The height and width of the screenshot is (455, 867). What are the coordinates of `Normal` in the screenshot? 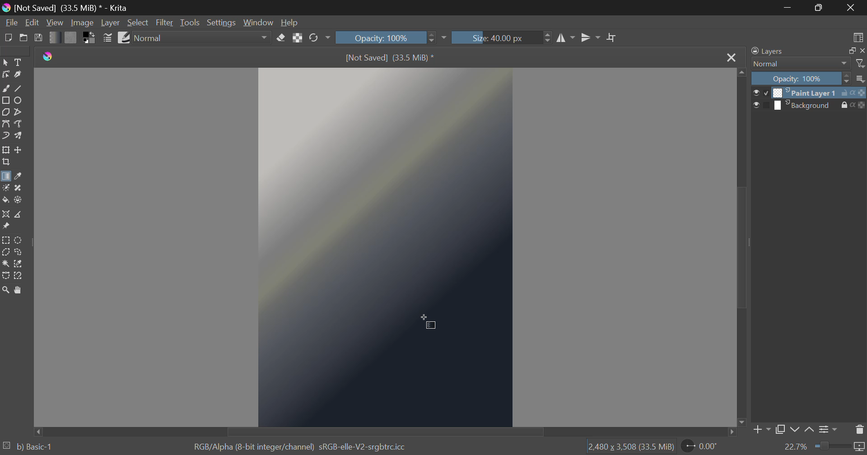 It's located at (203, 38).